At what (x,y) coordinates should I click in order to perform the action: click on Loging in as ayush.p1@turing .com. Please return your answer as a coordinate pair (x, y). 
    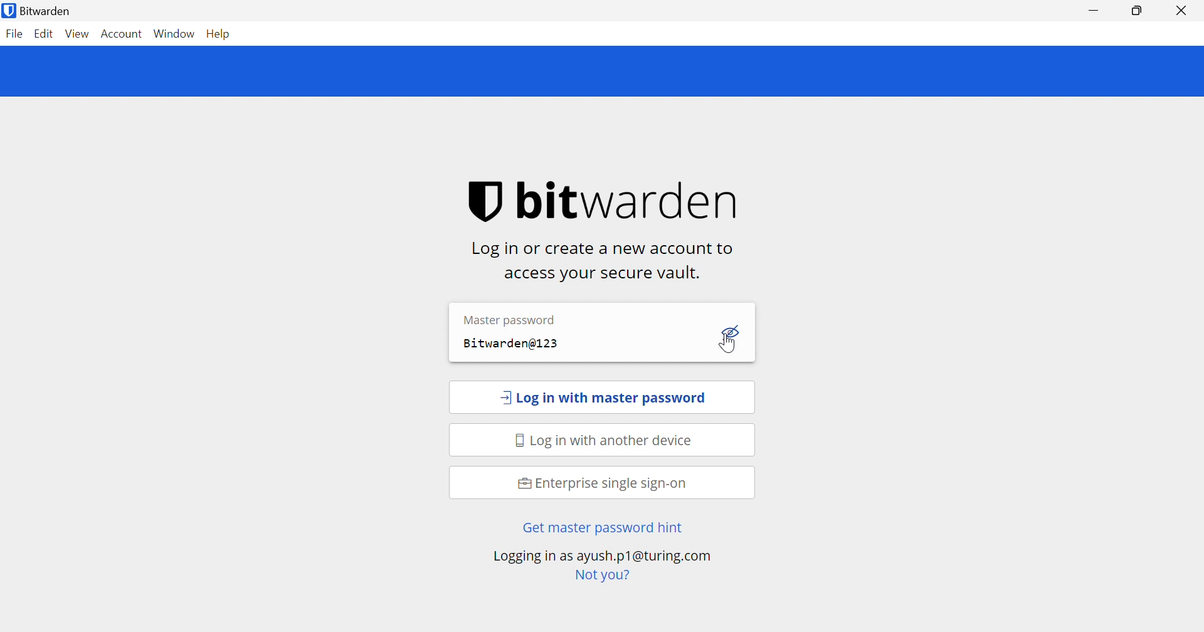
    Looking at the image, I should click on (601, 557).